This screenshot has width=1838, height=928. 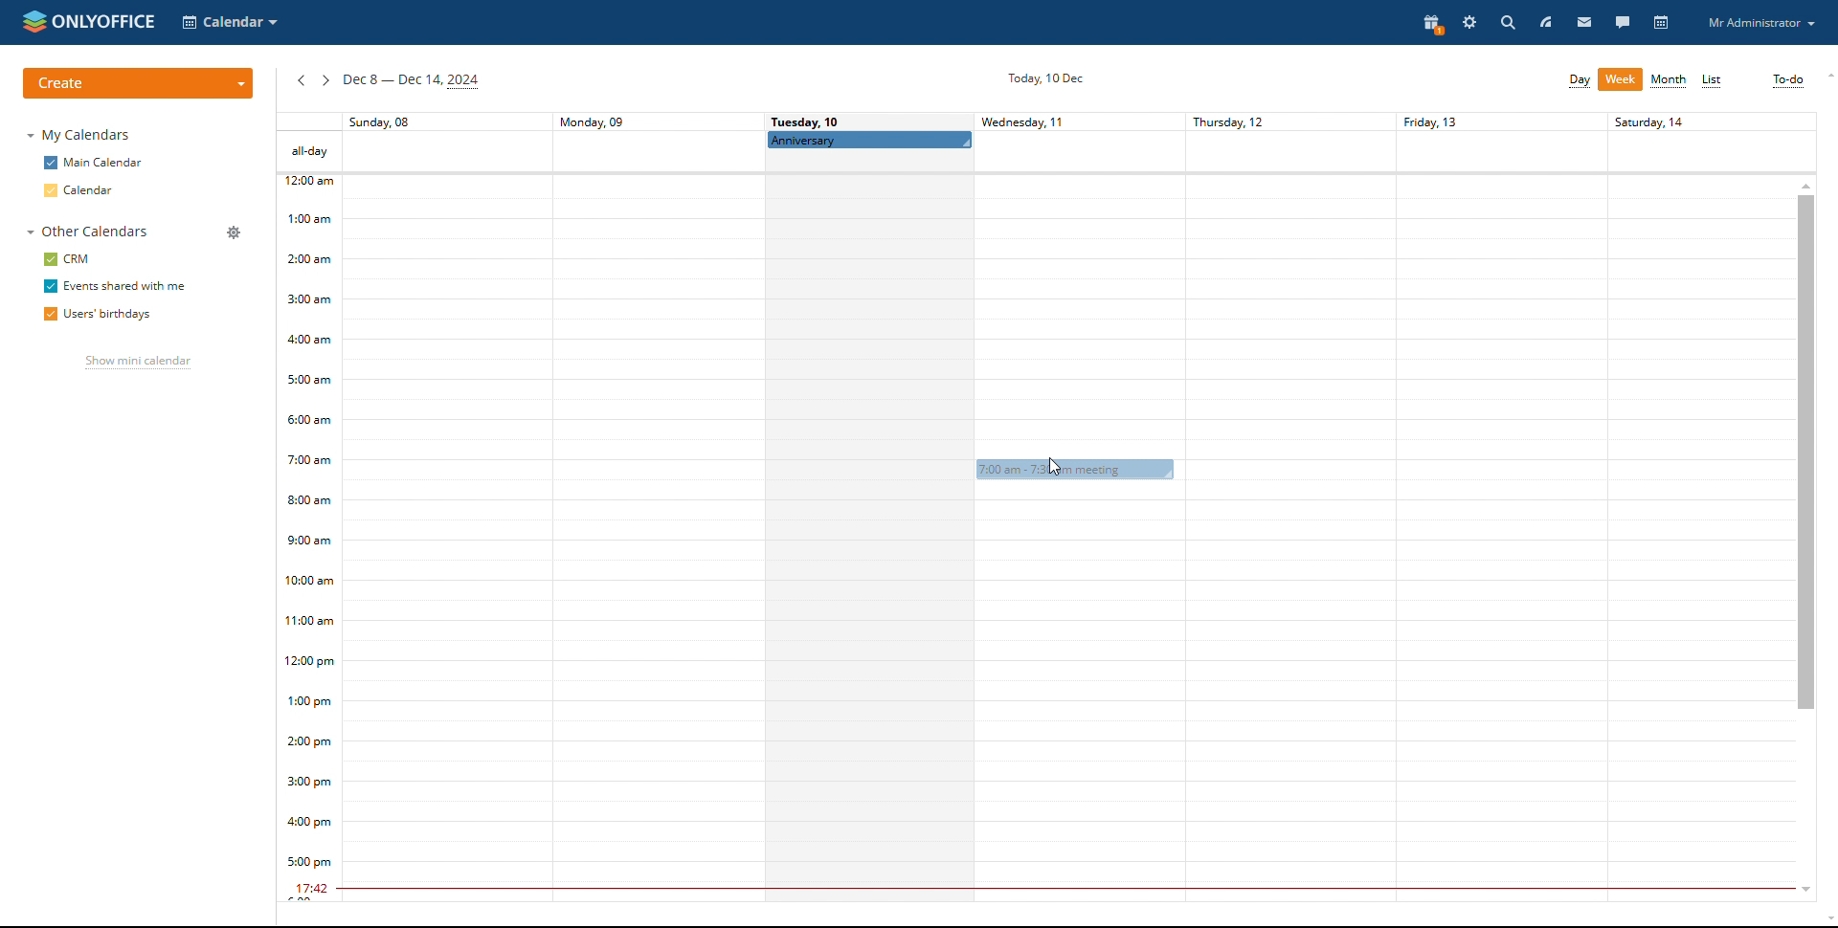 What do you see at coordinates (1507, 22) in the screenshot?
I see `search` at bounding box center [1507, 22].